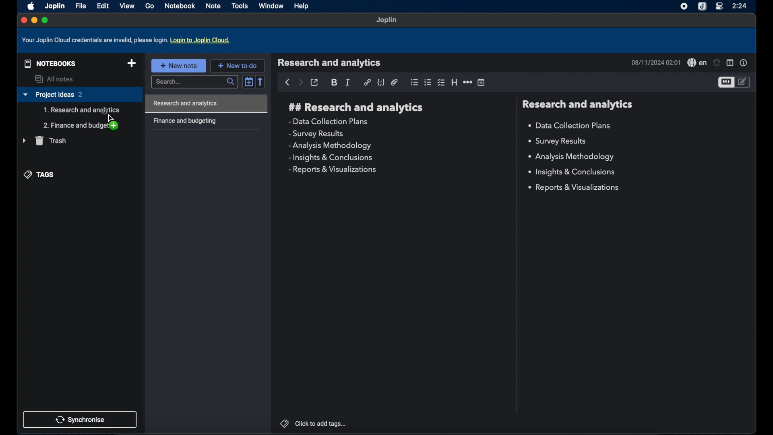  What do you see at coordinates (40, 174) in the screenshot?
I see `tags` at bounding box center [40, 174].